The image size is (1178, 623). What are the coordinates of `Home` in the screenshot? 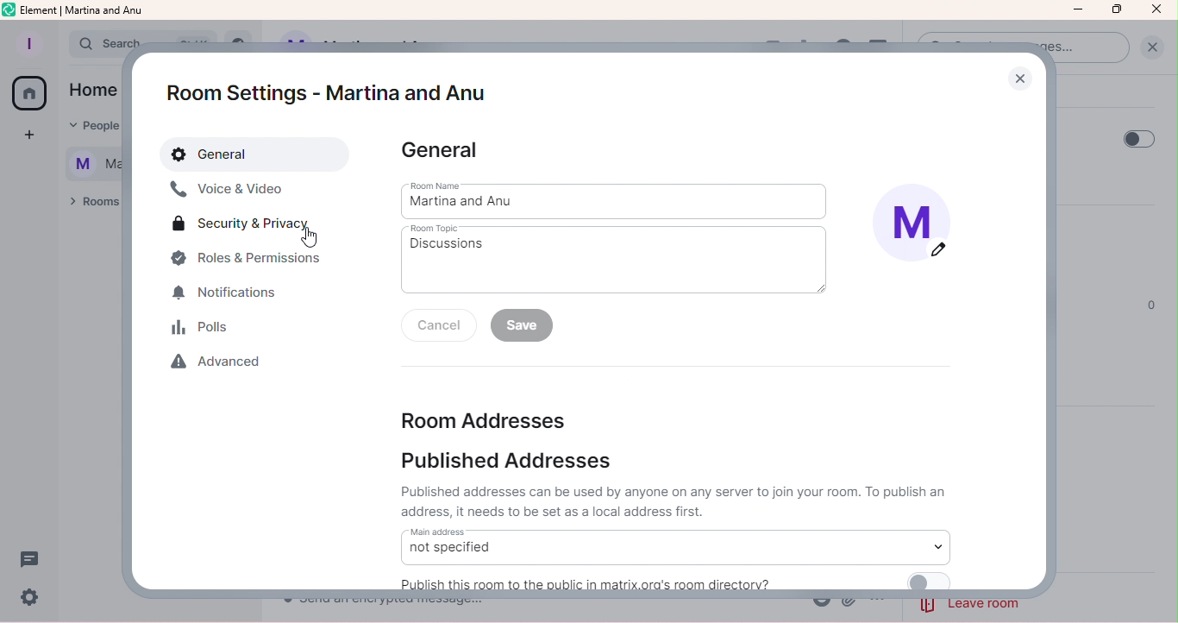 It's located at (28, 94).